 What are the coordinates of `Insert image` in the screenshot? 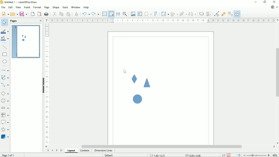 It's located at (133, 14).